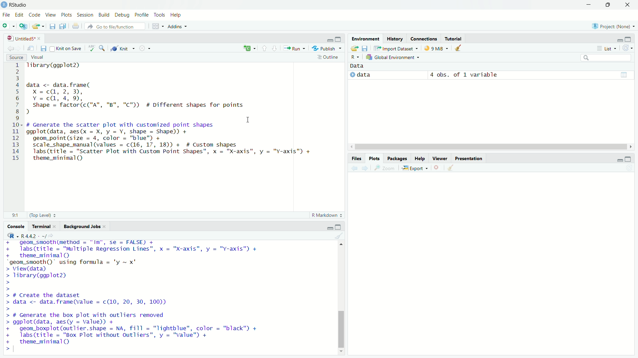 This screenshot has width=638, height=358. What do you see at coordinates (628, 39) in the screenshot?
I see `maximize` at bounding box center [628, 39].